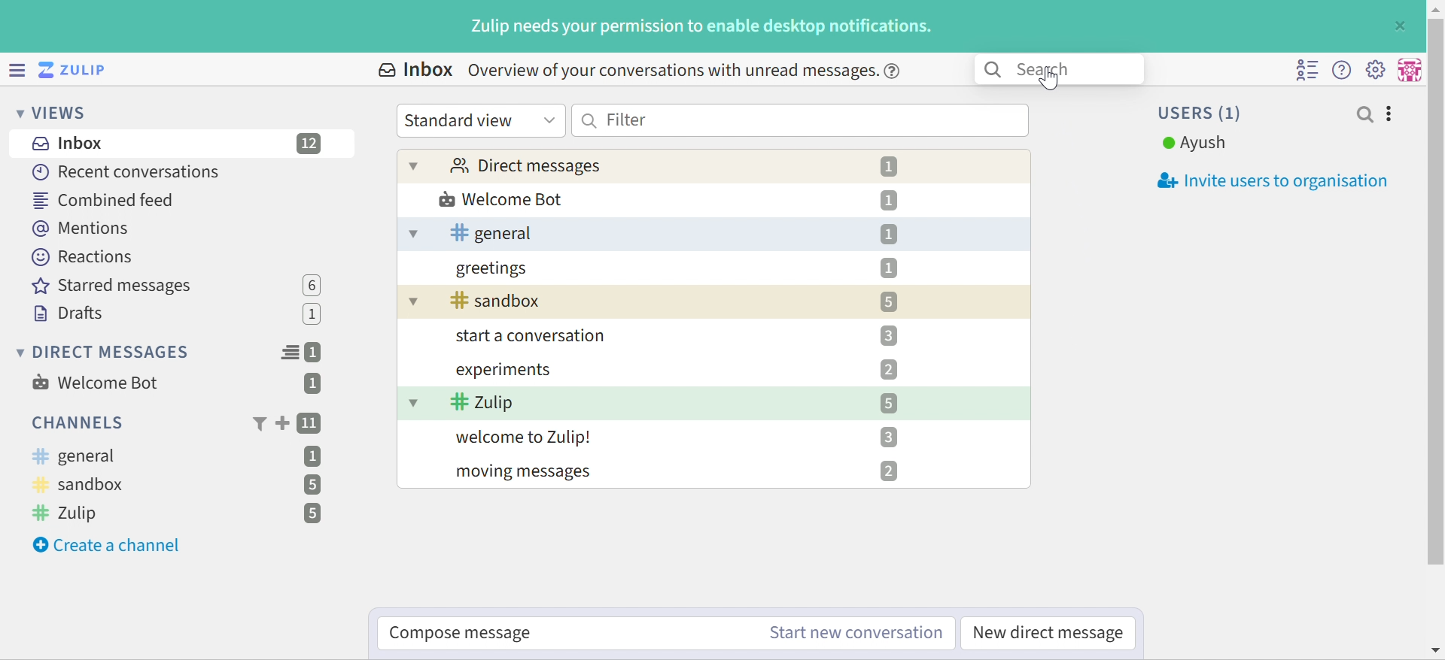  Describe the element at coordinates (68, 313) in the screenshot. I see `Drafts` at that location.